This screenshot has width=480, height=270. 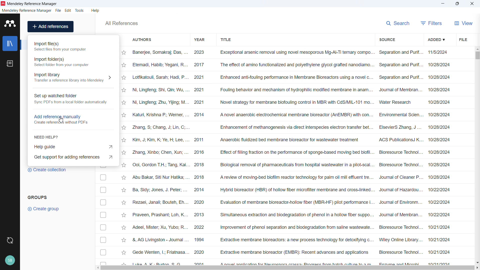 I want to click on Title of individual entries , so click(x=295, y=156).